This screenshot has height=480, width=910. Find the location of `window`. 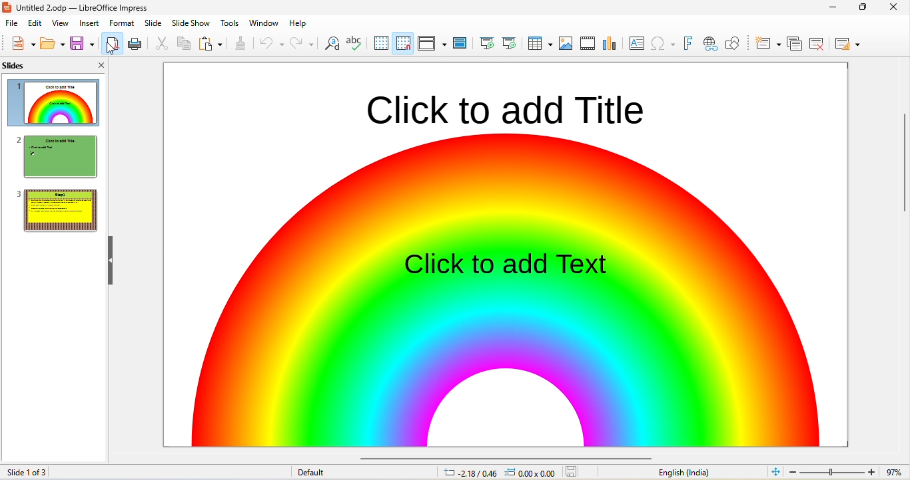

window is located at coordinates (263, 22).